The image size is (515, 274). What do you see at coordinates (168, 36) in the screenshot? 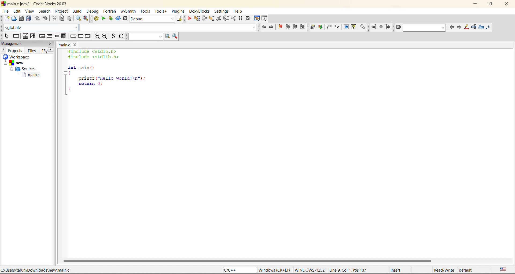
I see `run search` at bounding box center [168, 36].